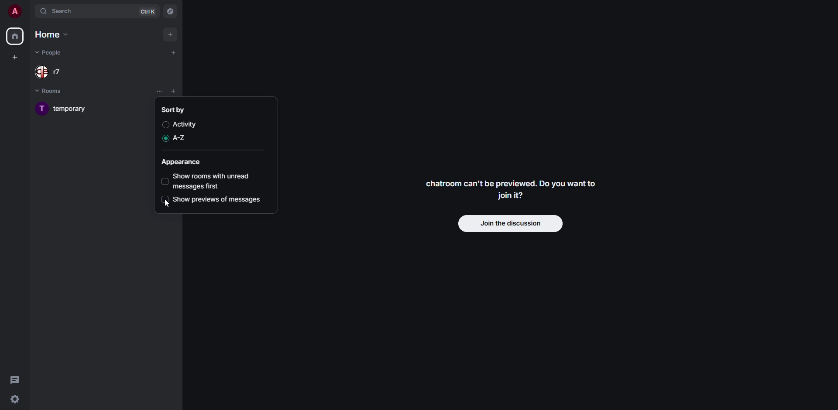 Image resolution: width=838 pixels, height=410 pixels. I want to click on show rooms with unread messages first, so click(214, 181).